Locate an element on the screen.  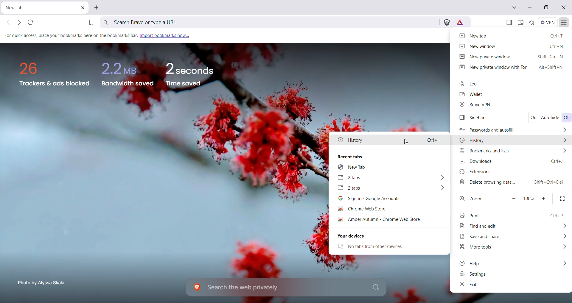
Search the web privately is located at coordinates (287, 288).